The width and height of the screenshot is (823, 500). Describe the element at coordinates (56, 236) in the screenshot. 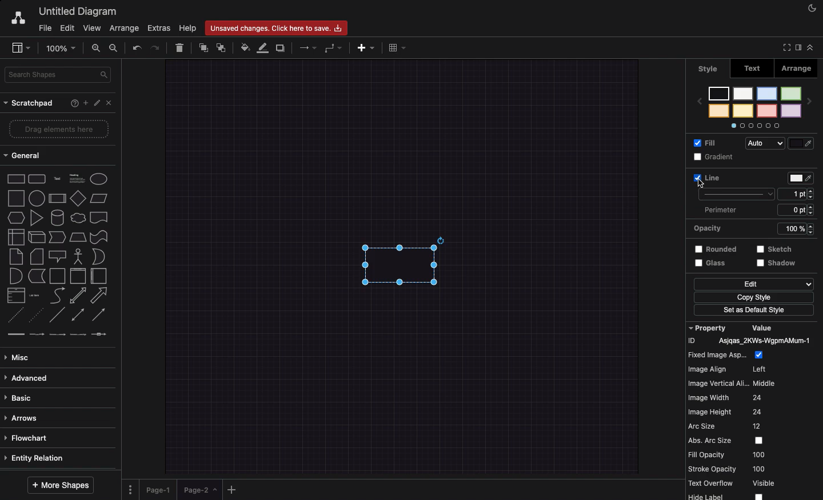

I see `step` at that location.